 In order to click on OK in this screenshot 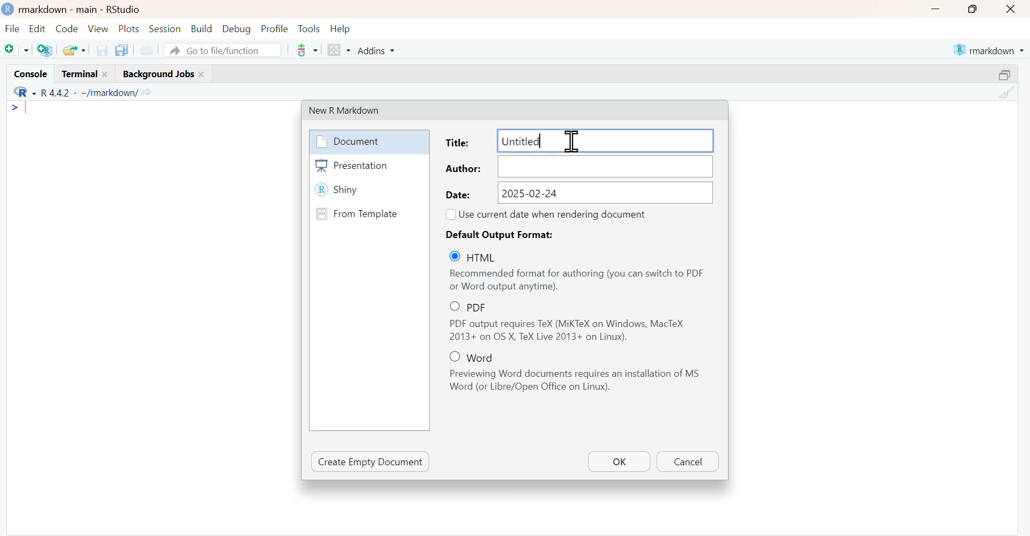, I will do `click(619, 461)`.